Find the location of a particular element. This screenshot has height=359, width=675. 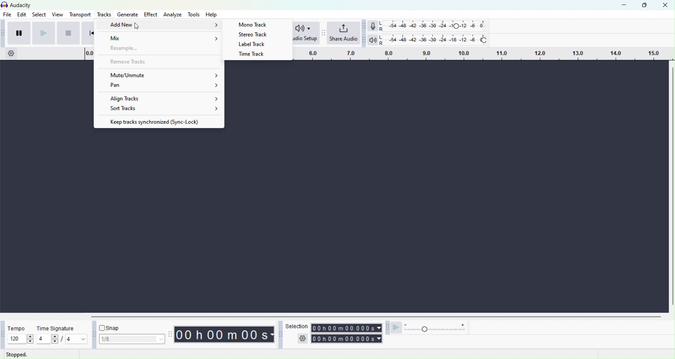

Select is located at coordinates (38, 15).